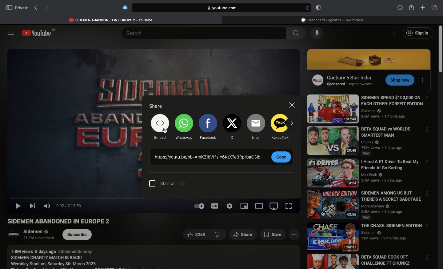 This screenshot has width=443, height=269. Describe the element at coordinates (47, 8) in the screenshot. I see `Next page` at that location.